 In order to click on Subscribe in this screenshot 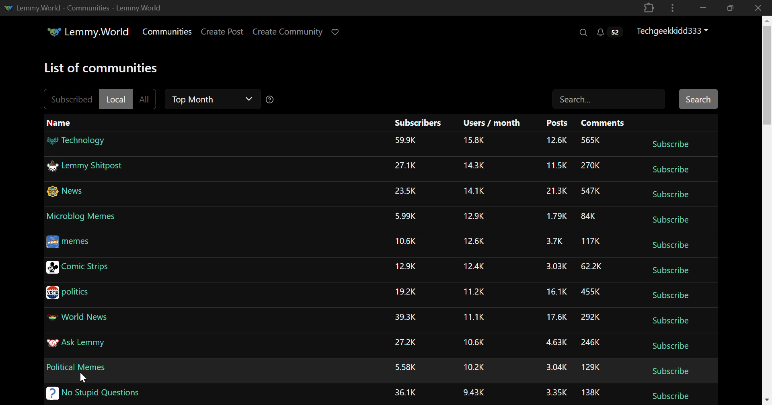, I will do `click(669, 170)`.